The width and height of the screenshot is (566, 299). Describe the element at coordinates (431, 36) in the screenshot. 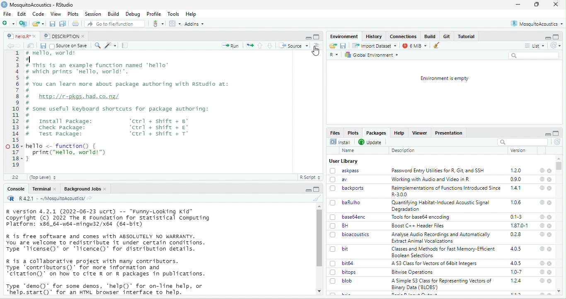

I see `Build` at that location.